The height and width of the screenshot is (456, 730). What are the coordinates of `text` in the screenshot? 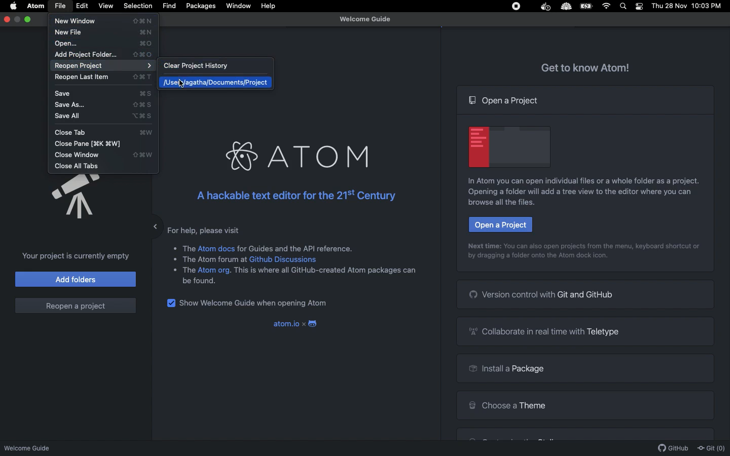 It's located at (216, 261).